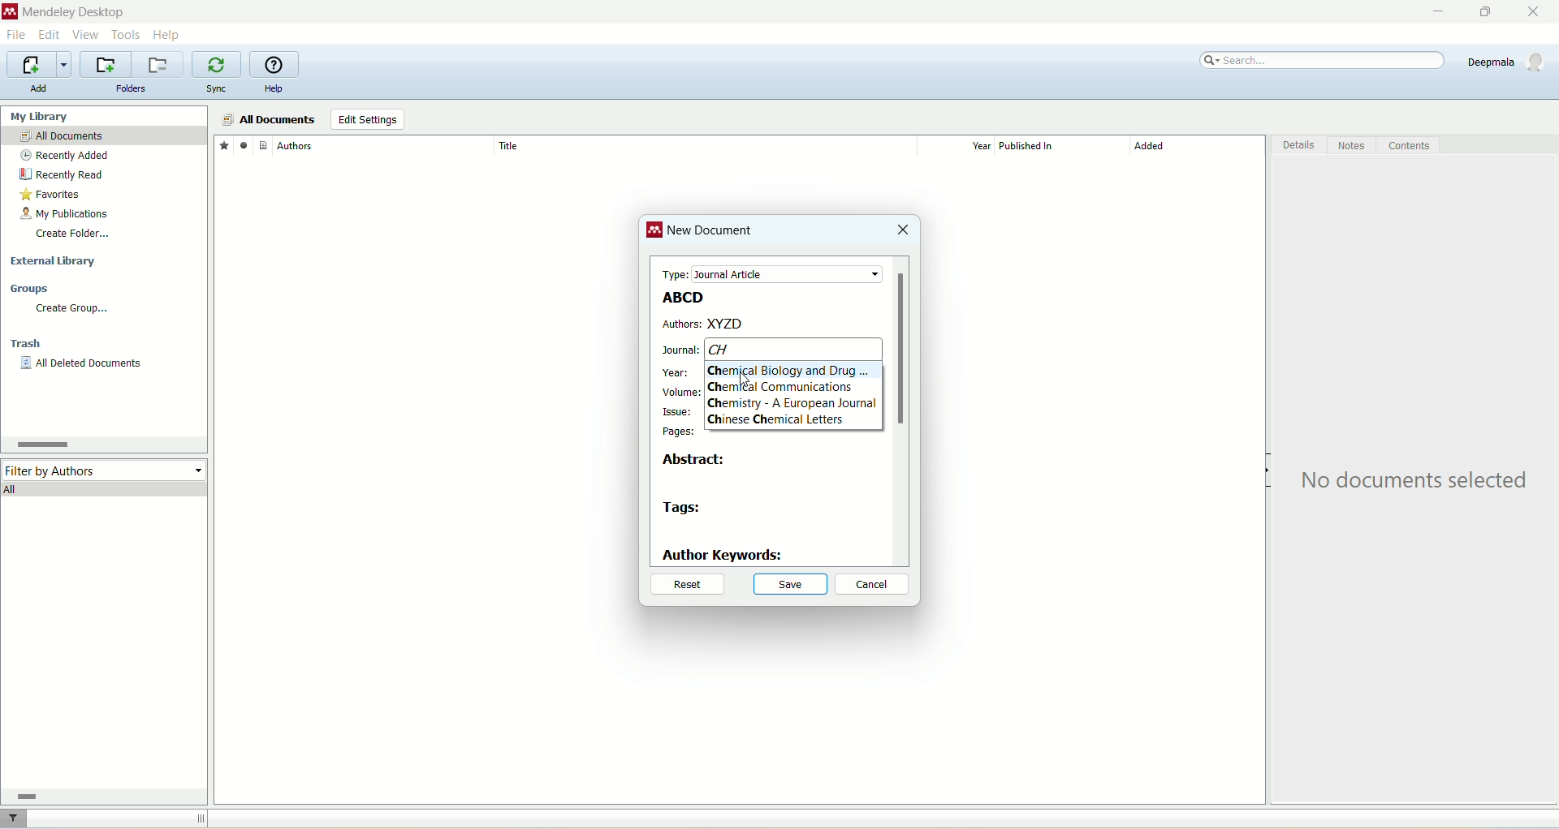  What do you see at coordinates (160, 64) in the screenshot?
I see `remove current folder` at bounding box center [160, 64].